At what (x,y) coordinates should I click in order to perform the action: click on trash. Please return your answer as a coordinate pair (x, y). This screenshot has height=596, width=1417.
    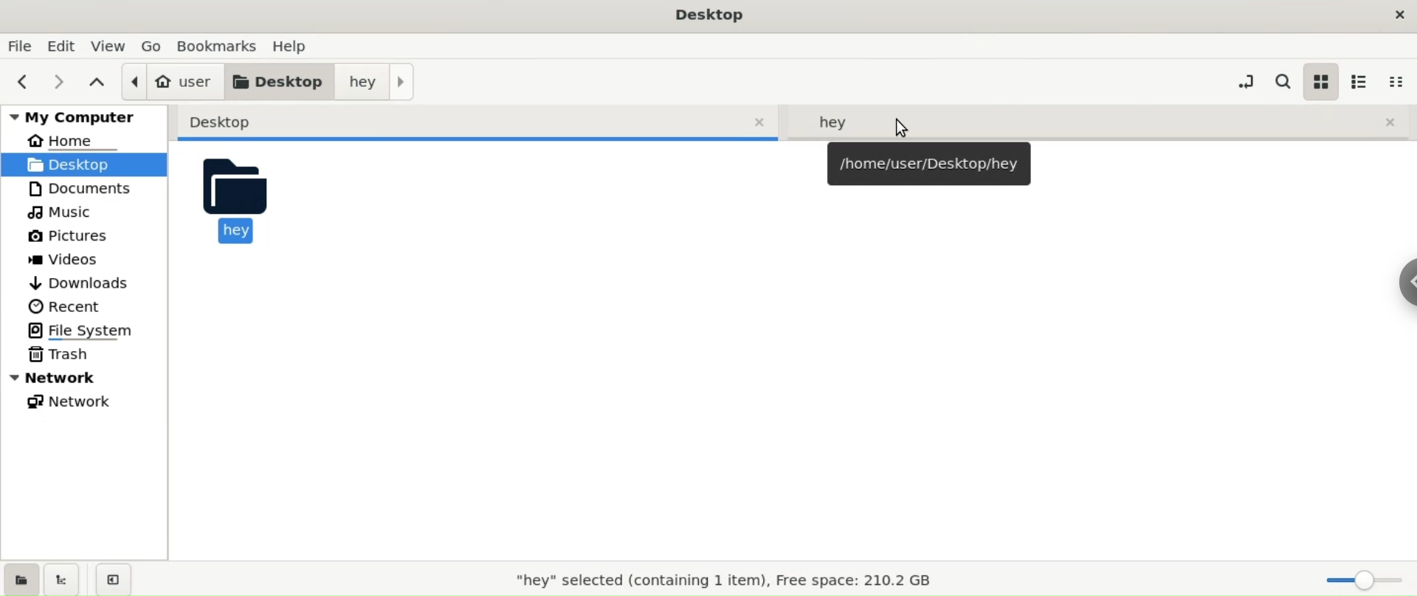
    Looking at the image, I should click on (89, 355).